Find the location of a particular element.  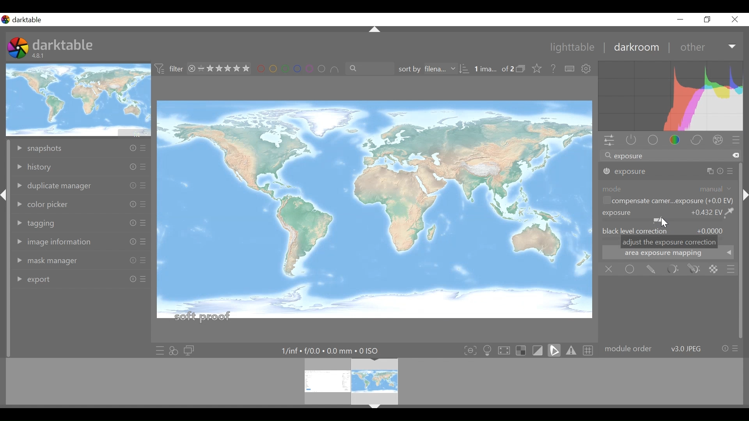

 is located at coordinates (128, 242).